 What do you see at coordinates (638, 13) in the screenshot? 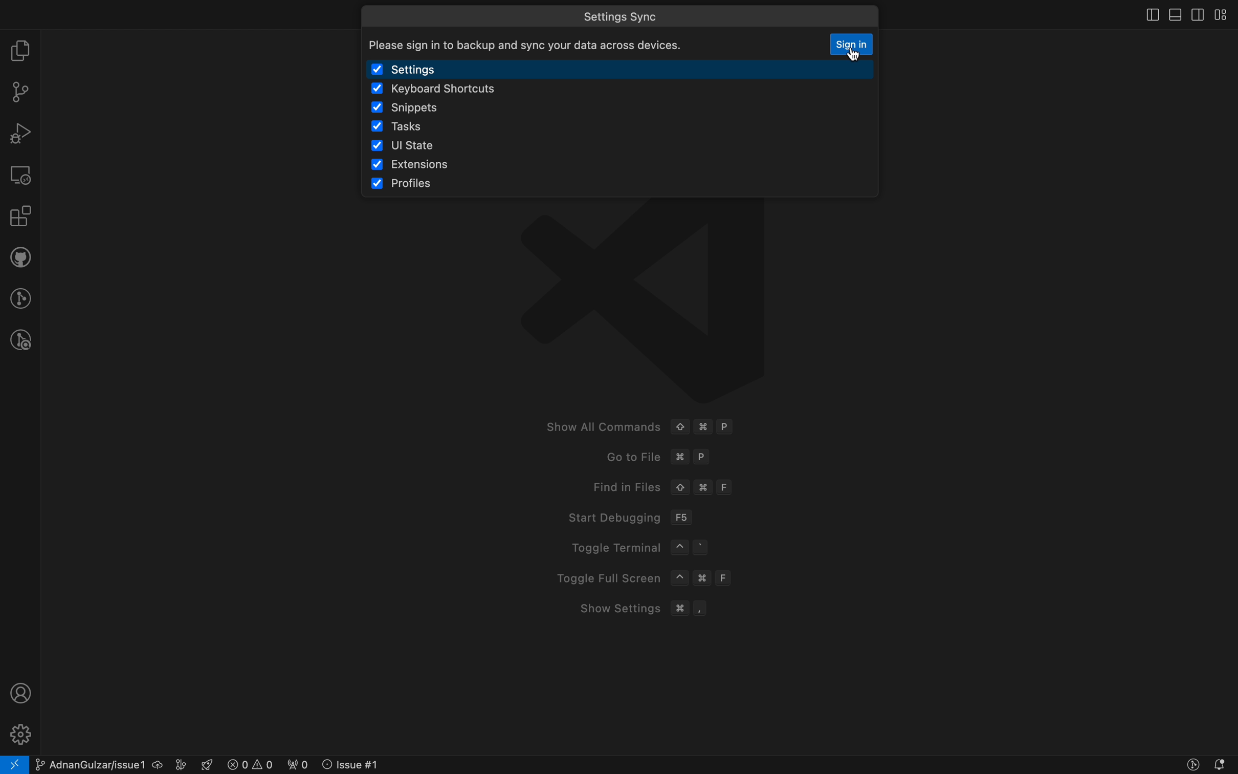
I see `quick menus` at bounding box center [638, 13].